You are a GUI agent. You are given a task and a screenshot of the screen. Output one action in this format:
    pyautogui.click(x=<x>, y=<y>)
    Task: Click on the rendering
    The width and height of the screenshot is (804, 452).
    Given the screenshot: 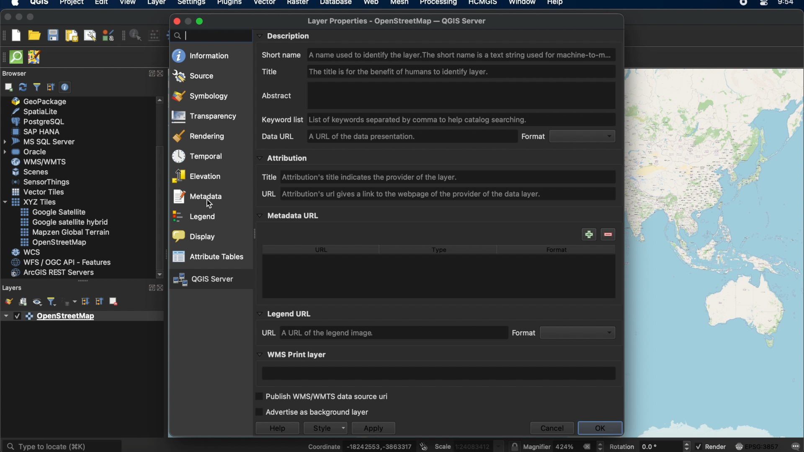 What is the action you would take?
    pyautogui.click(x=200, y=136)
    